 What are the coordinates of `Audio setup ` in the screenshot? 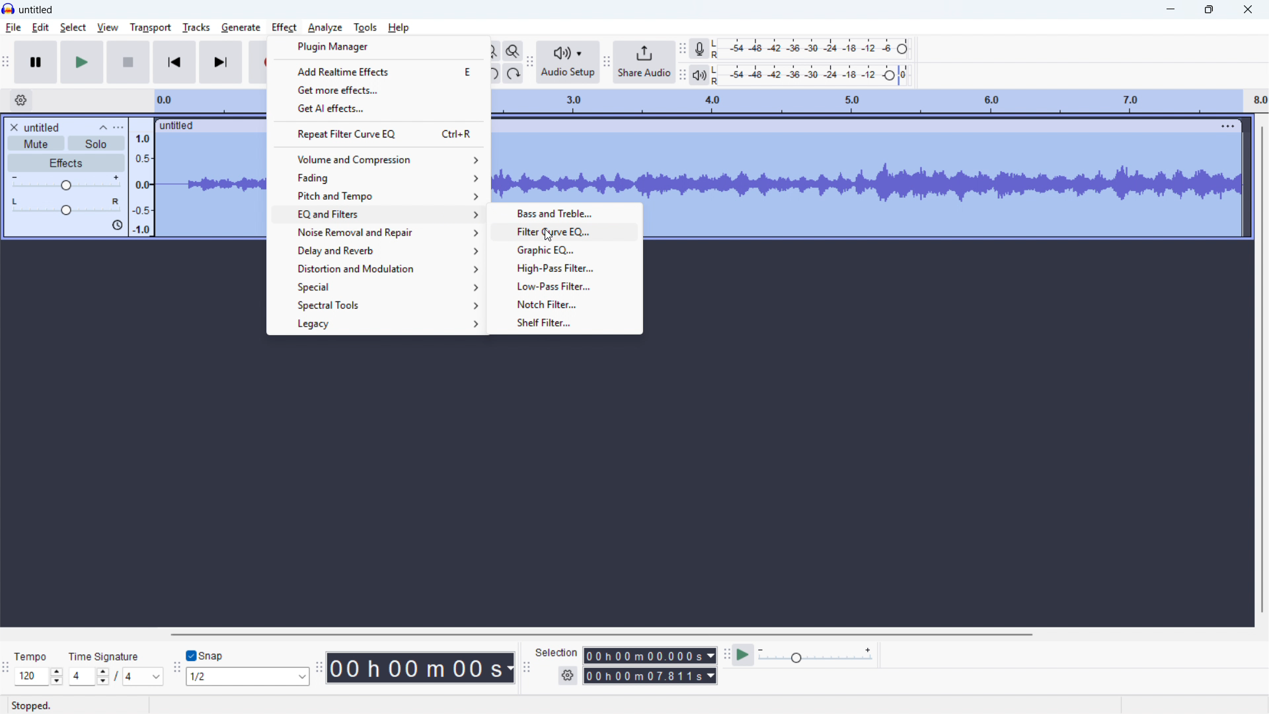 It's located at (568, 62).